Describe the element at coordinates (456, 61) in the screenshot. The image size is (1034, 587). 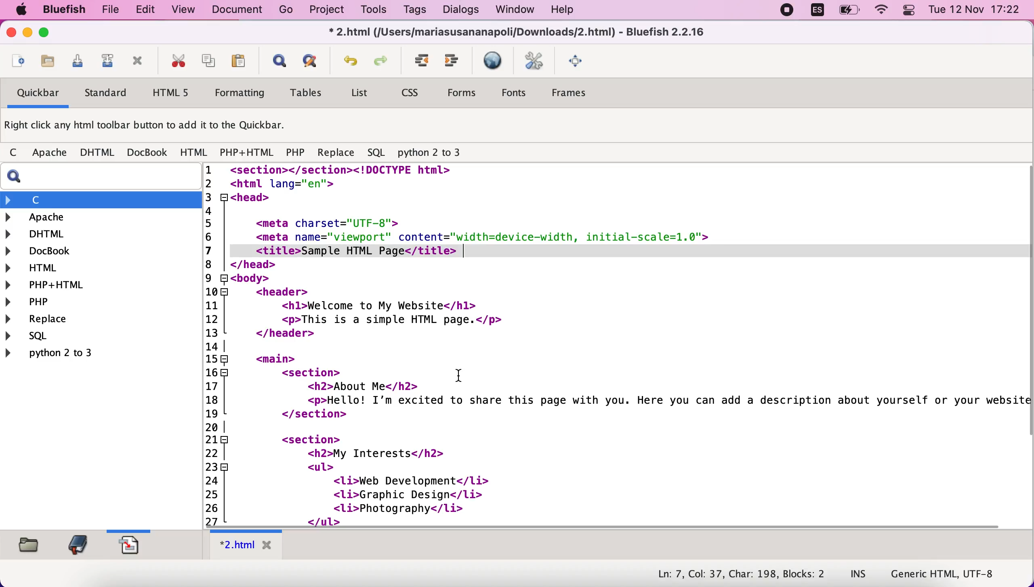
I see `unindent` at that location.